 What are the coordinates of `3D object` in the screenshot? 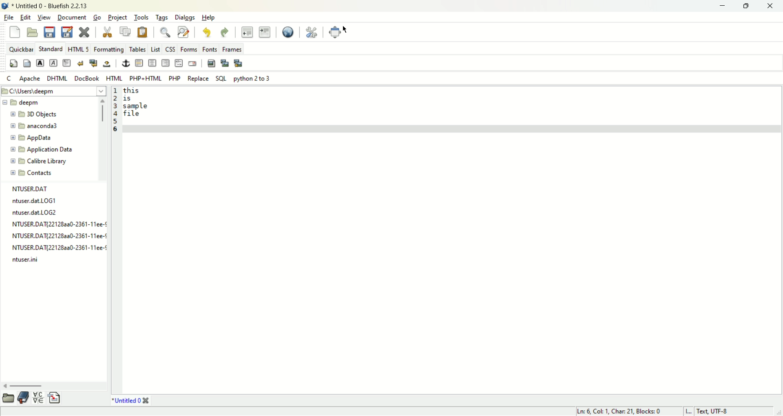 It's located at (35, 114).